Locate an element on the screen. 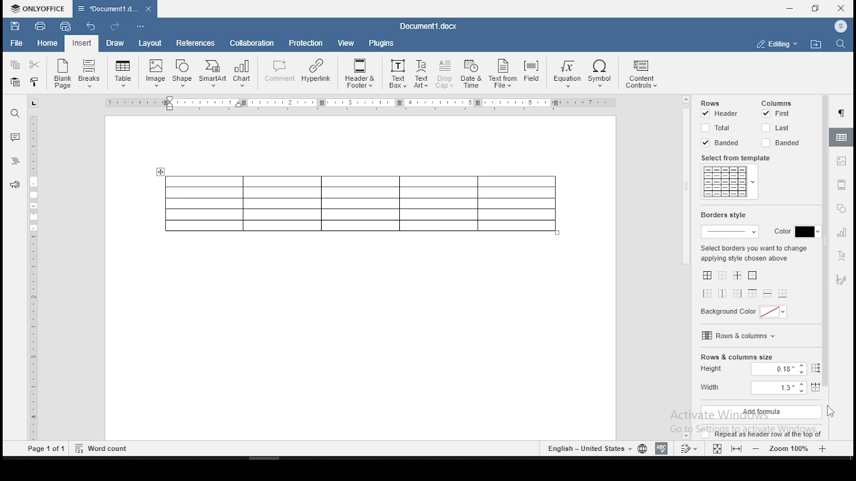  Shape is located at coordinates (183, 72).